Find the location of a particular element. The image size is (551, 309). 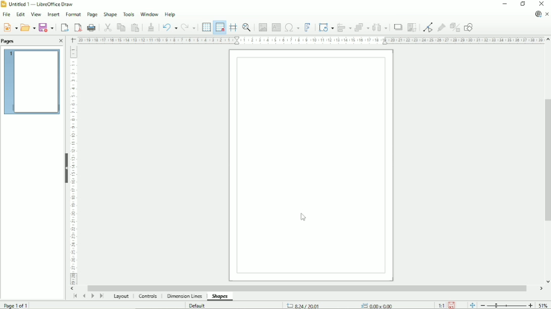

Undo is located at coordinates (169, 26).